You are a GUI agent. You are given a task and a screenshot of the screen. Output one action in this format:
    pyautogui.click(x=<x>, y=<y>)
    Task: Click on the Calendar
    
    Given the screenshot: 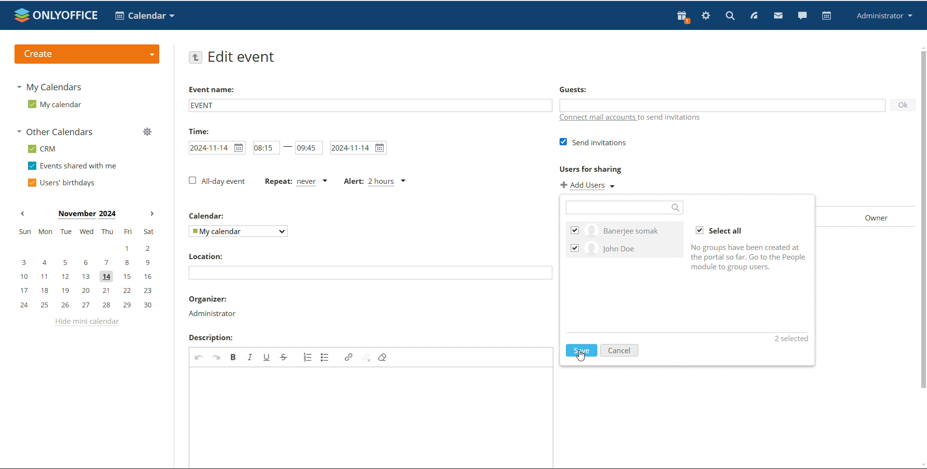 What is the action you would take?
    pyautogui.click(x=208, y=215)
    